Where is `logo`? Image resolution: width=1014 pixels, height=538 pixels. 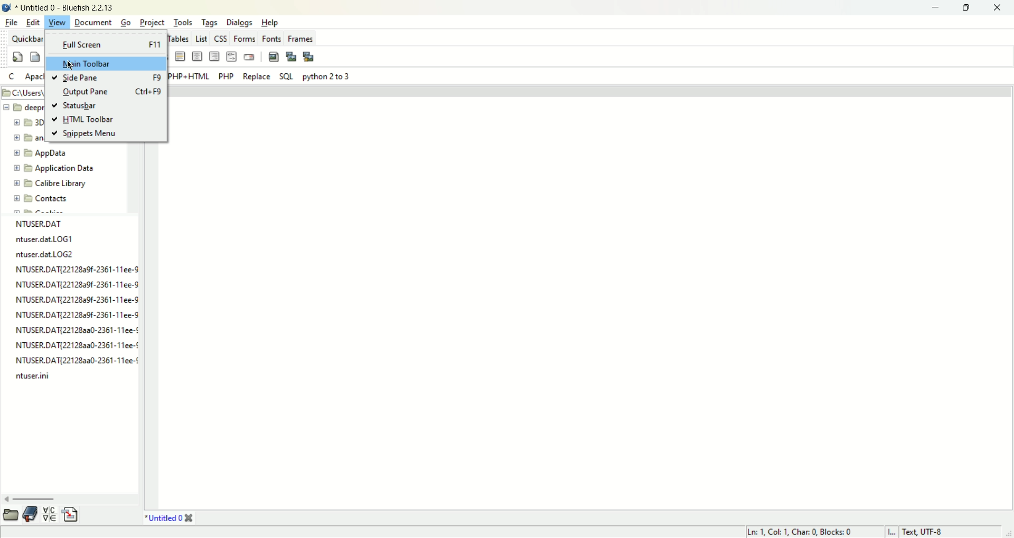
logo is located at coordinates (8, 7).